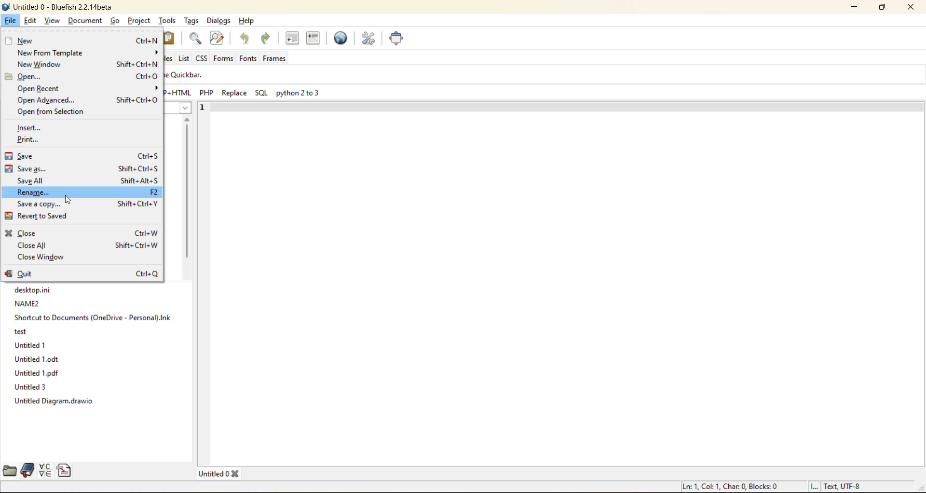 The image size is (926, 493). What do you see at coordinates (209, 92) in the screenshot?
I see `PHP` at bounding box center [209, 92].